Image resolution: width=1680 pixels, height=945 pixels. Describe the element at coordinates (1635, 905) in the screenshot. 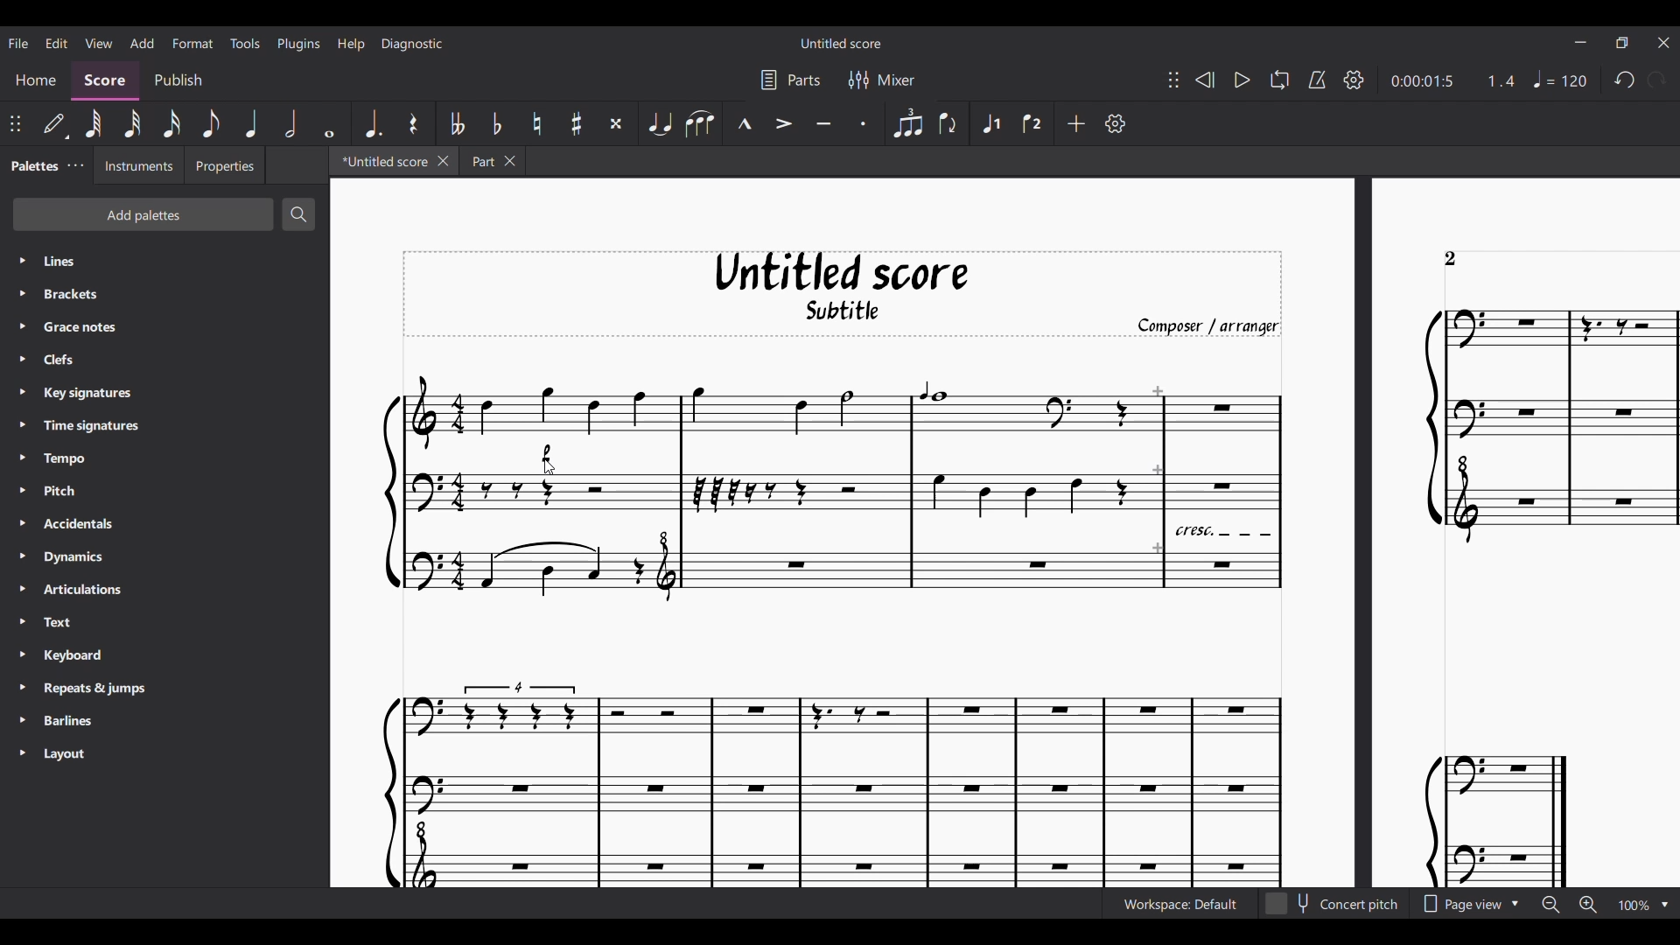

I see `Zoom factor` at that location.